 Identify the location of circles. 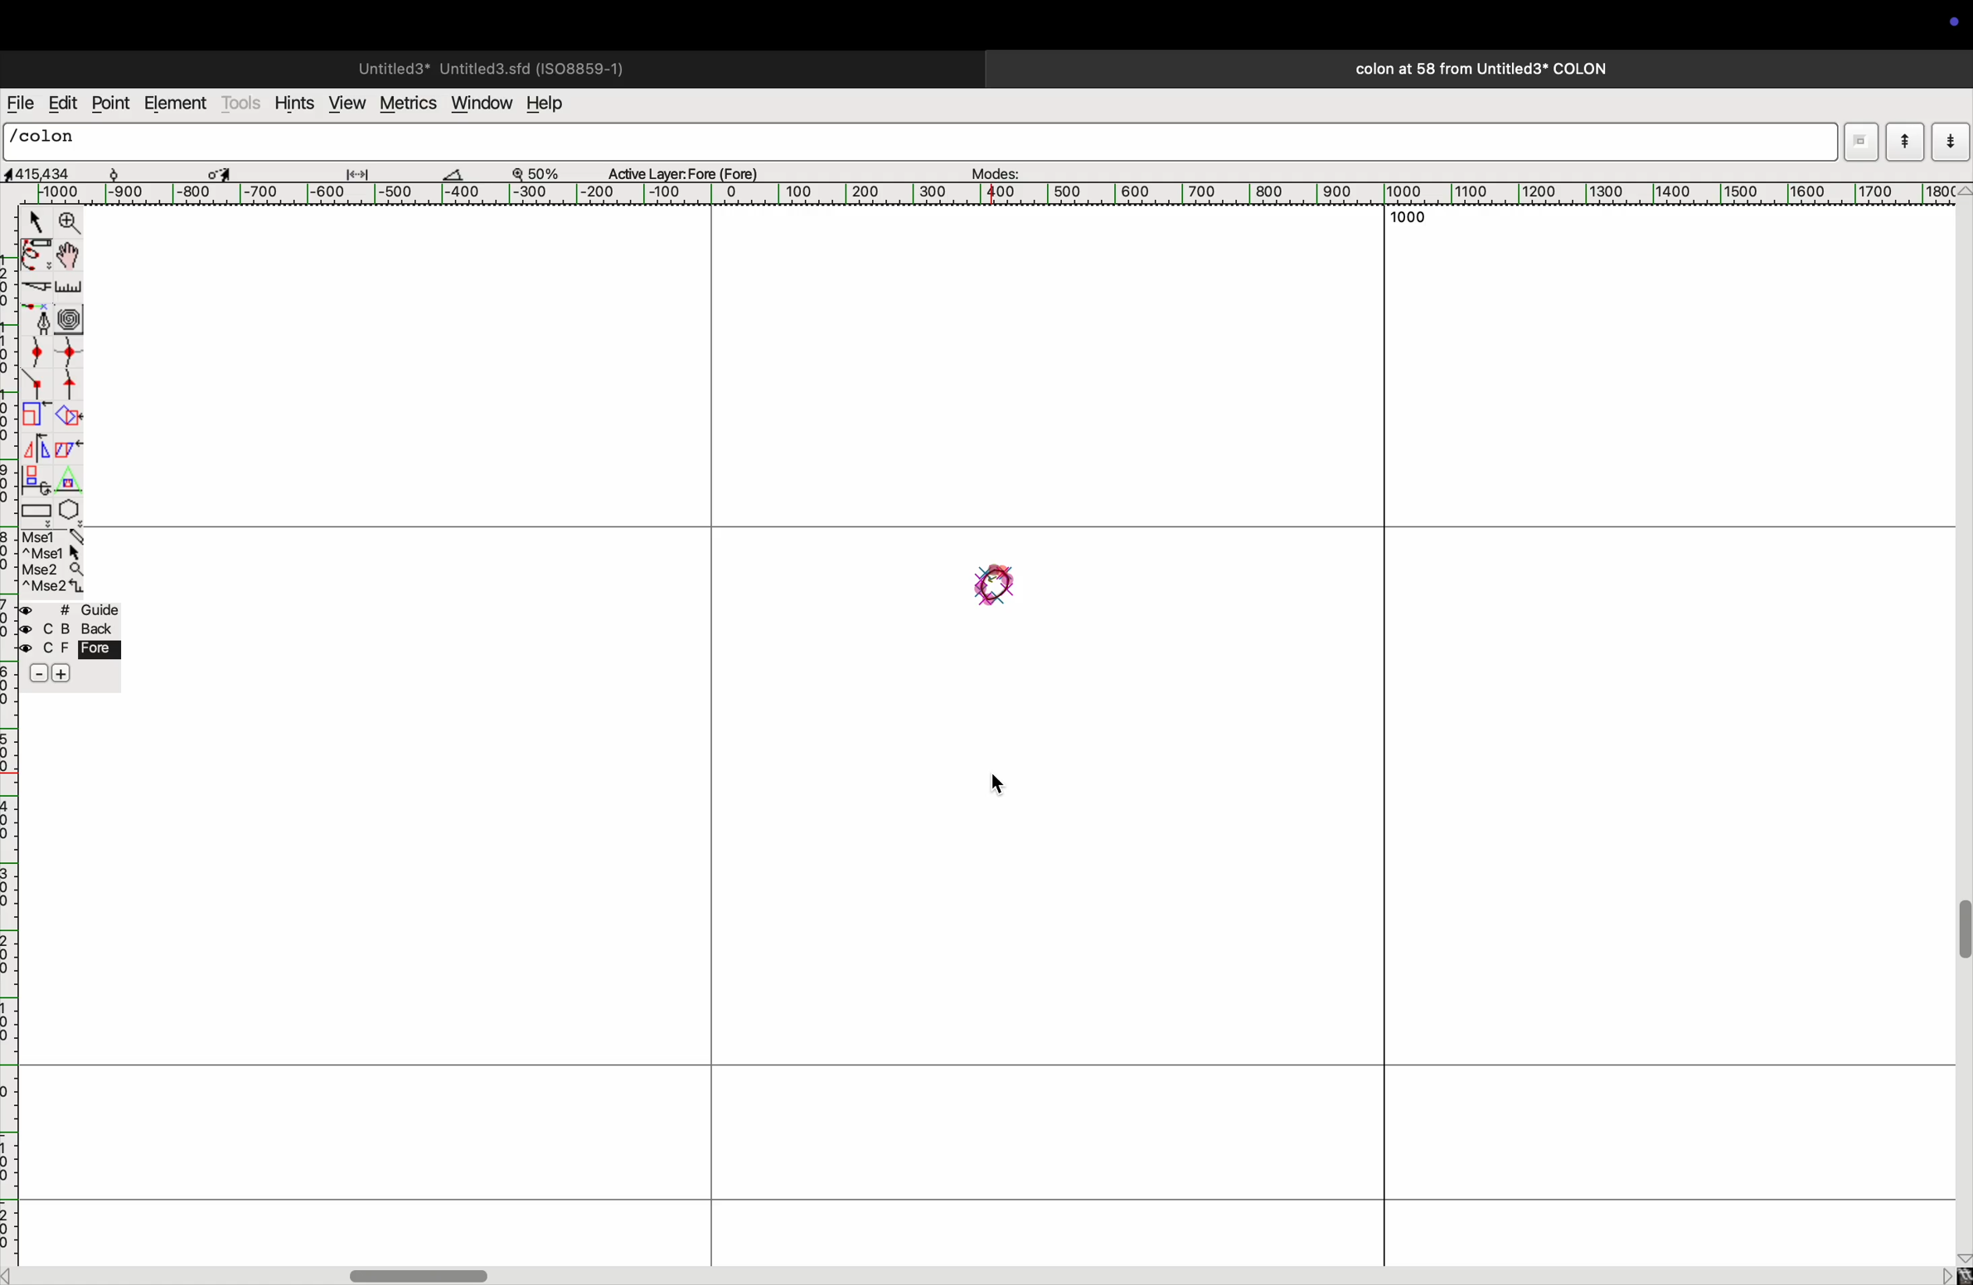
(73, 316).